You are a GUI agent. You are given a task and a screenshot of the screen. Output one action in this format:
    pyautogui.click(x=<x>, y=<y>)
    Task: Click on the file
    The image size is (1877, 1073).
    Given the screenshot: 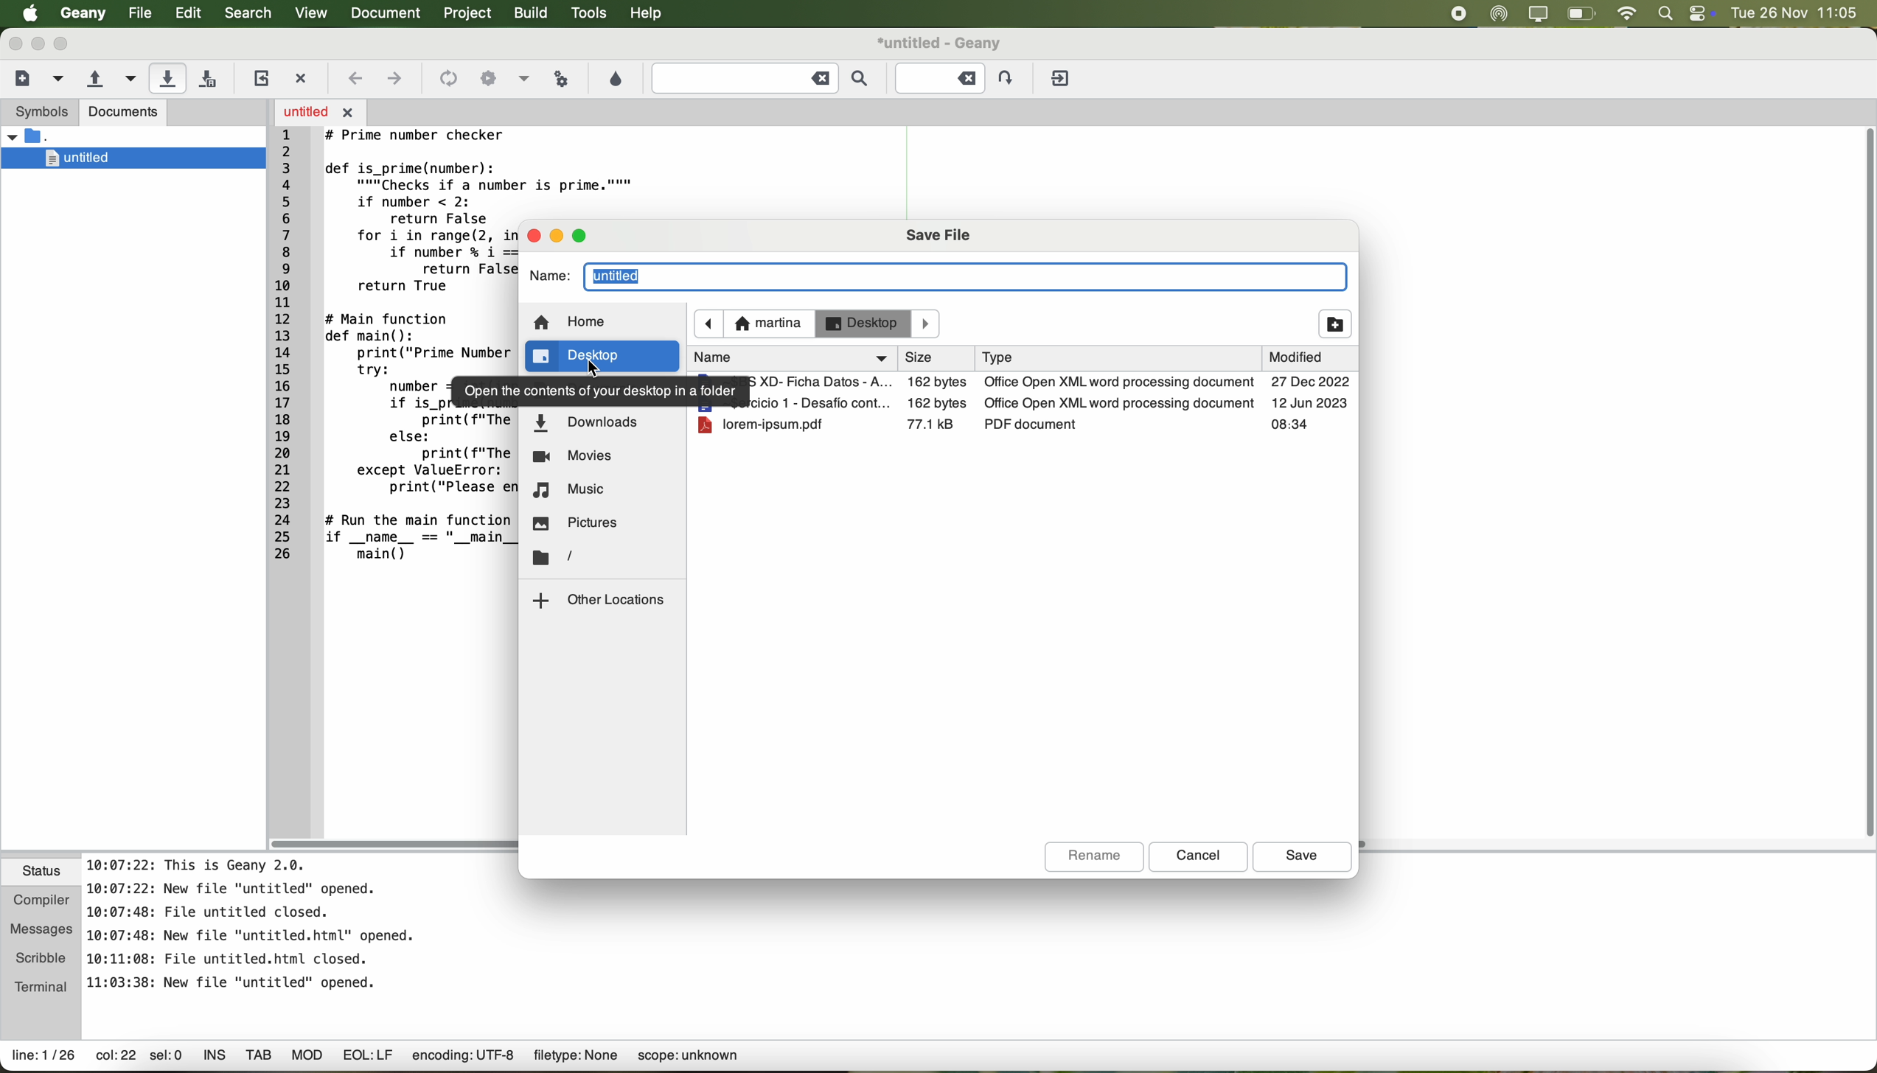 What is the action you would take?
    pyautogui.click(x=1017, y=426)
    